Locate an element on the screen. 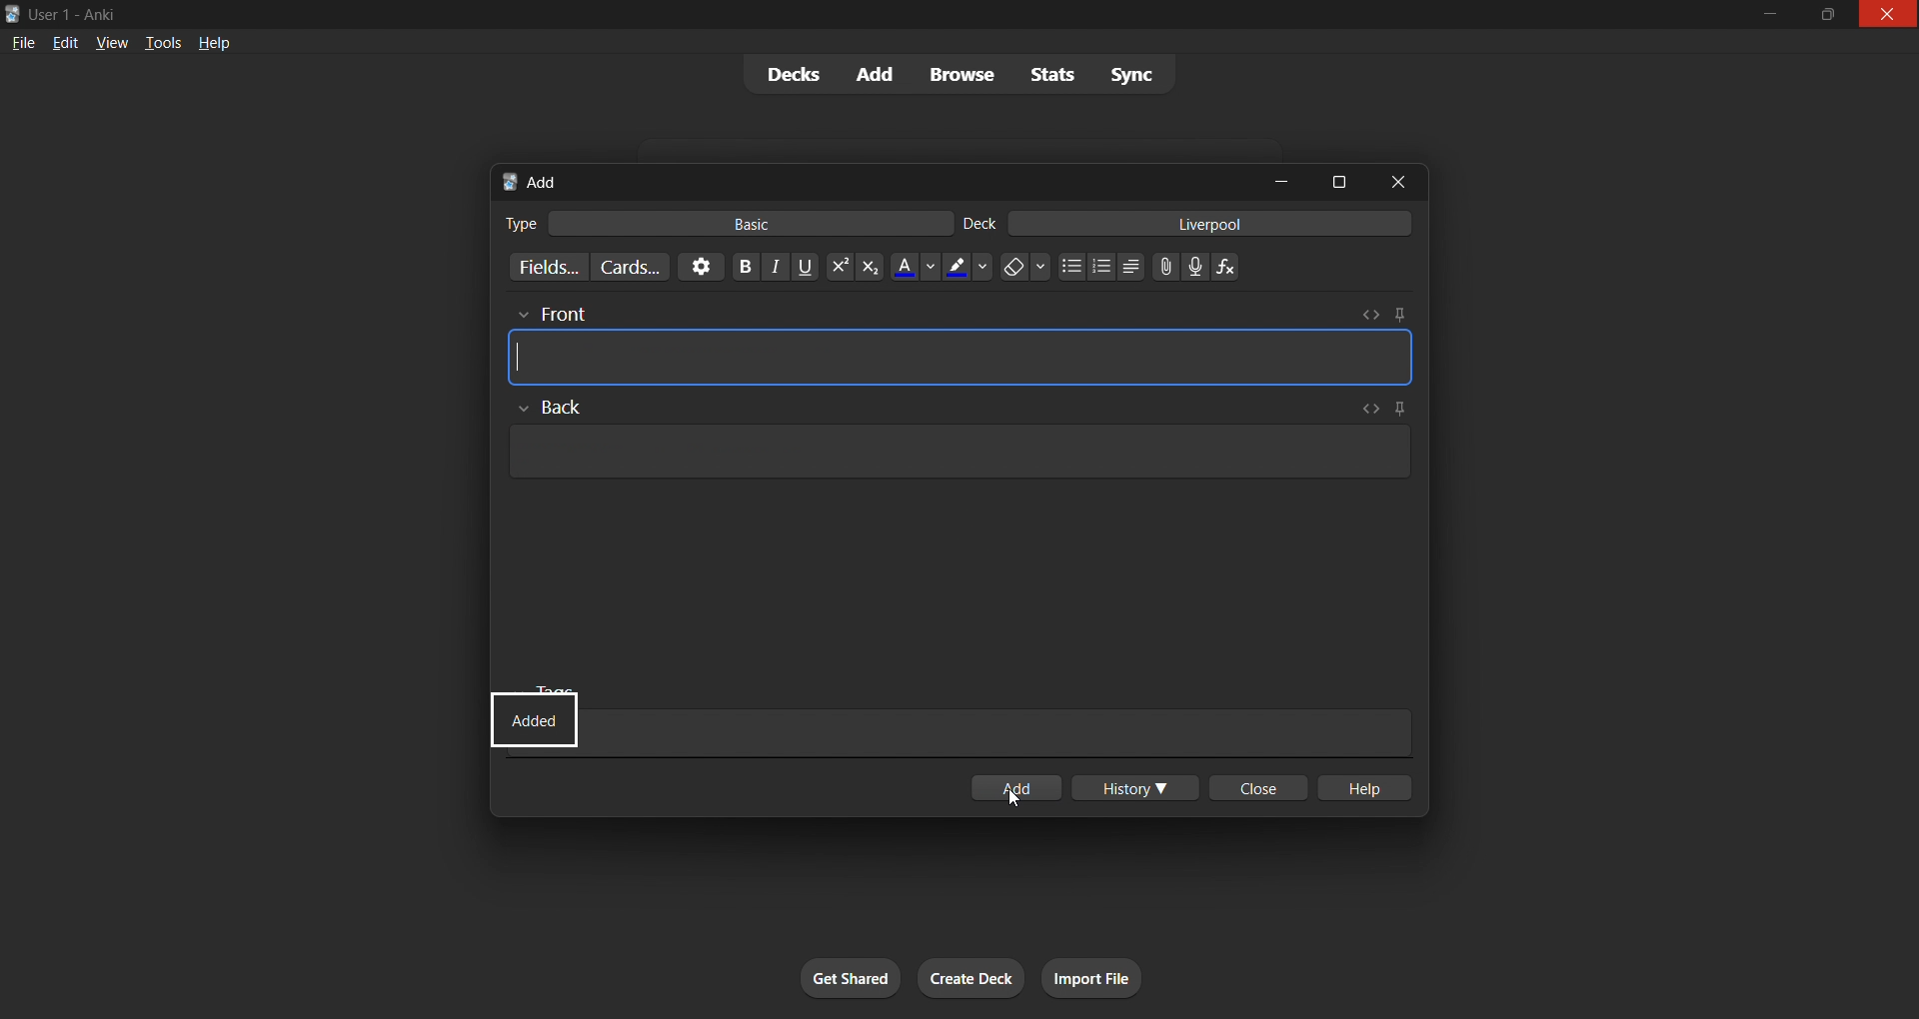  tab title is located at coordinates (871, 179).